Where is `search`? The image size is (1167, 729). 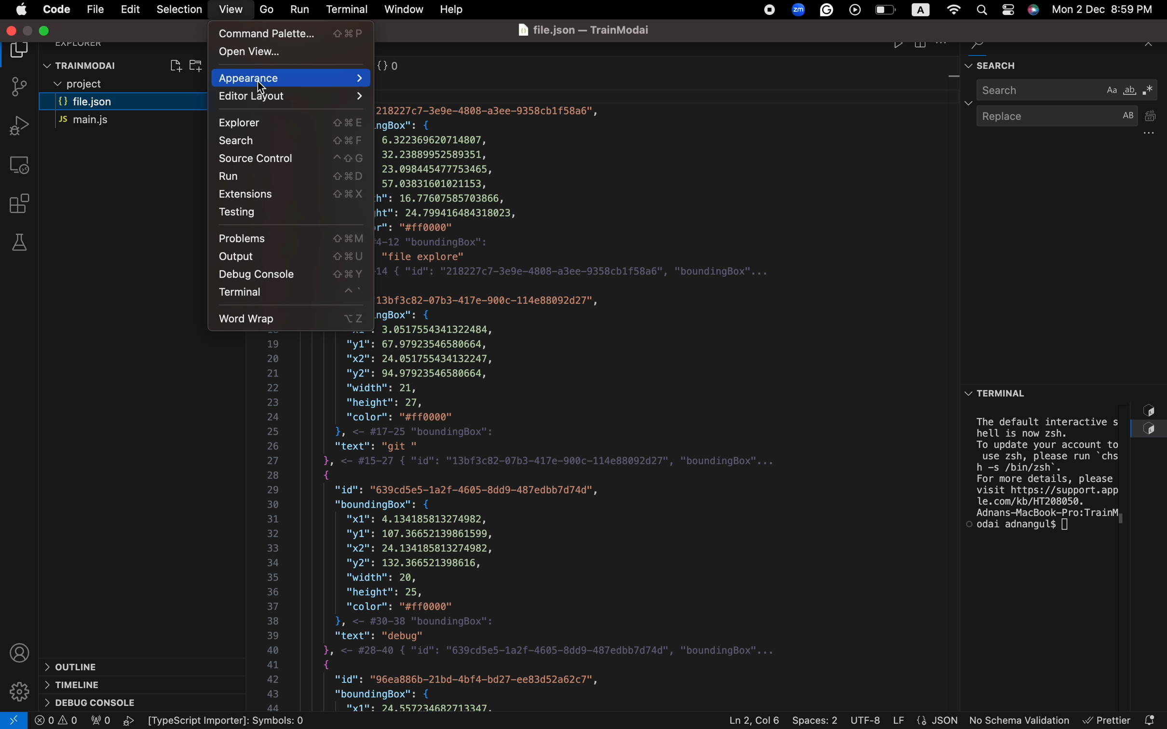
search is located at coordinates (1068, 90).